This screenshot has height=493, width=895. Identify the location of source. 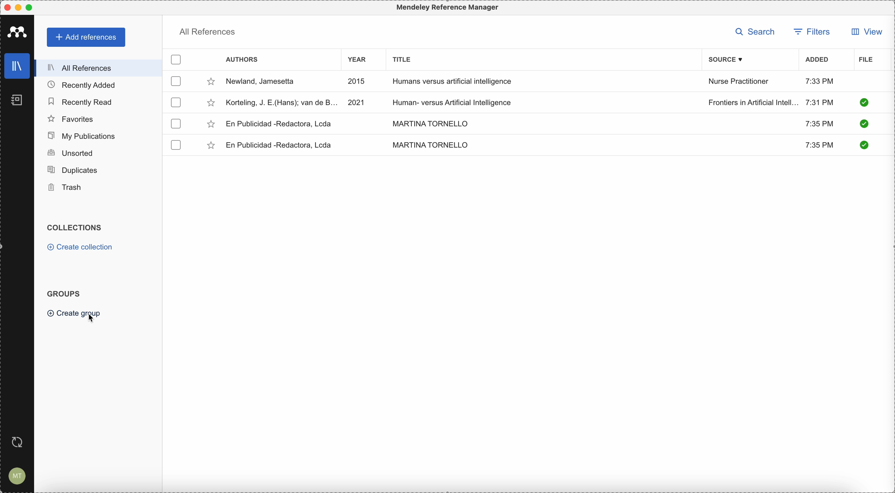
(731, 59).